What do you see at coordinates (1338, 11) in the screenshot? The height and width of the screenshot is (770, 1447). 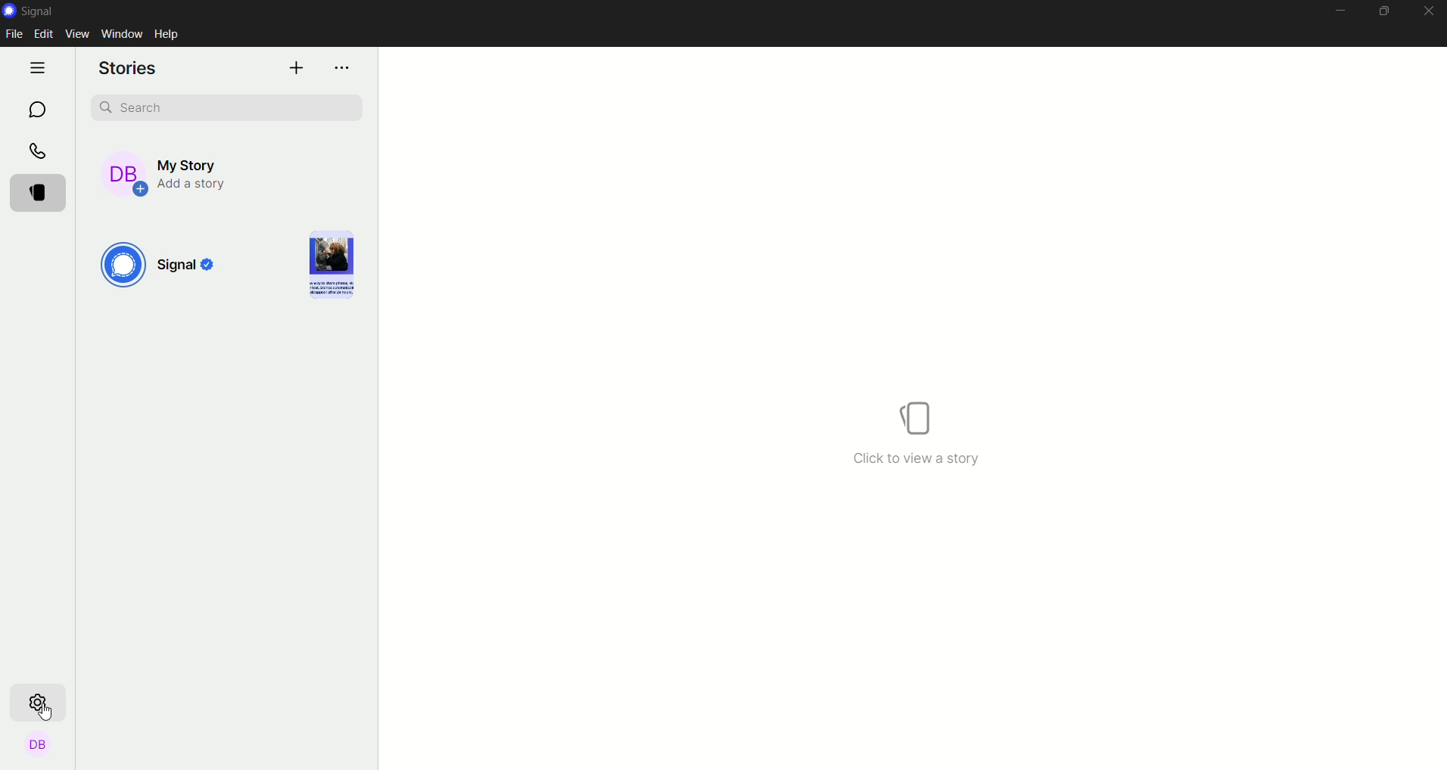 I see `minimize` at bounding box center [1338, 11].